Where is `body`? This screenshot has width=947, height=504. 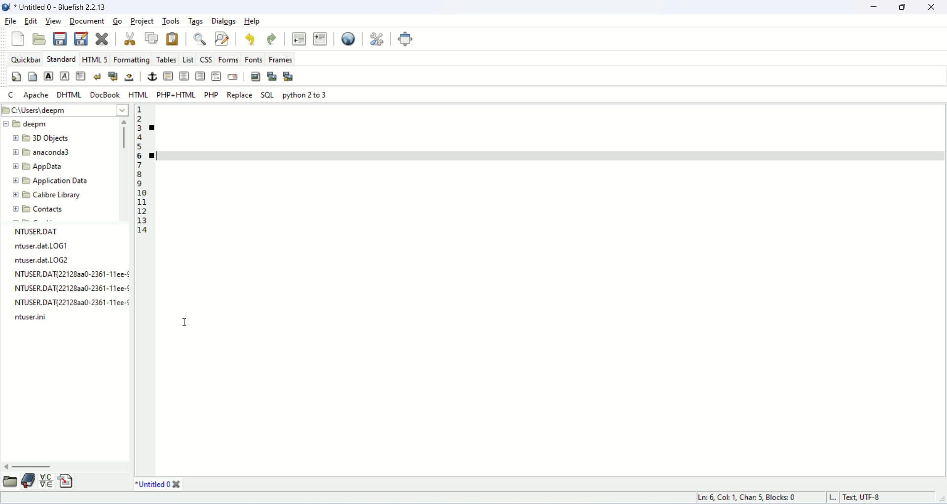
body is located at coordinates (33, 76).